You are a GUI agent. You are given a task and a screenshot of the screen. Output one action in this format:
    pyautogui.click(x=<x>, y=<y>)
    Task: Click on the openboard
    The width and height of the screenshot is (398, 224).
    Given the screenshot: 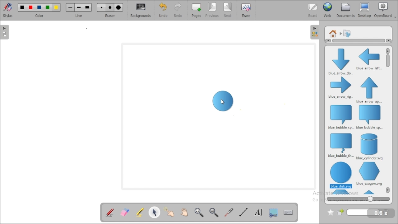 What is the action you would take?
    pyautogui.click(x=385, y=10)
    